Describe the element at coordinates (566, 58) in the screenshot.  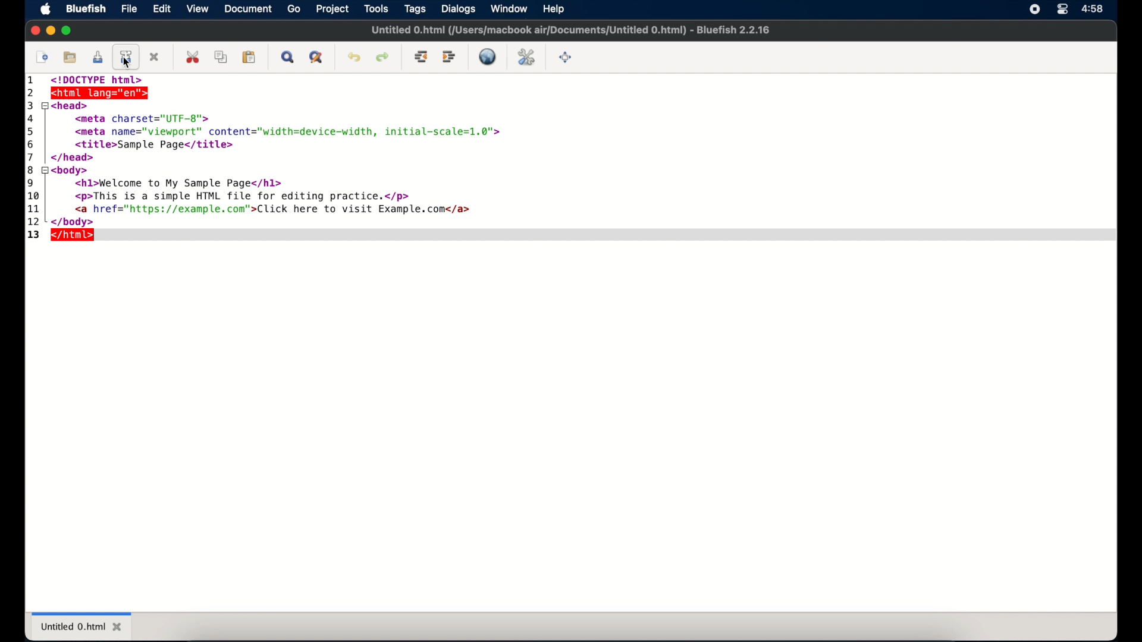
I see `full screen` at that location.